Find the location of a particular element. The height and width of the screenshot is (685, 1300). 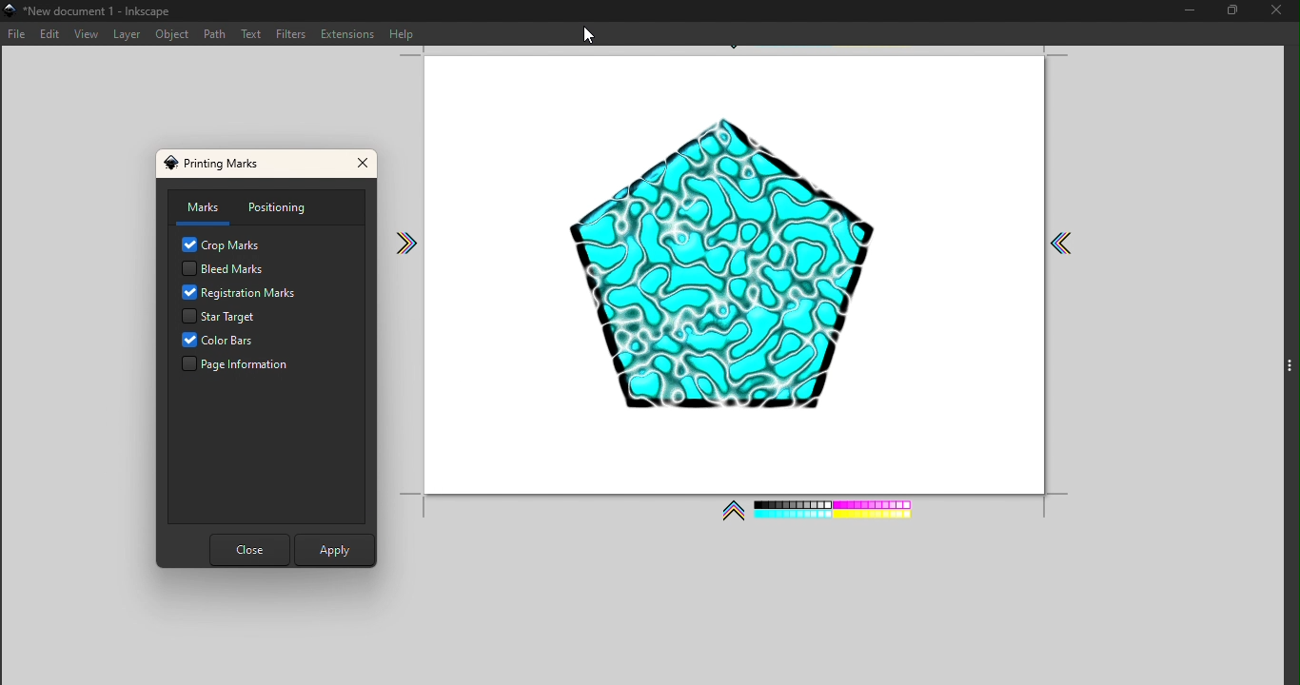

Color Bars is located at coordinates (238, 342).